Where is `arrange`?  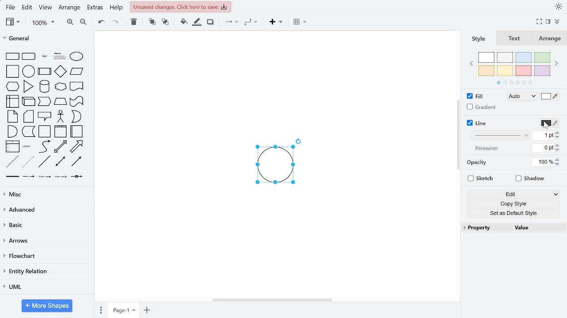
arrange is located at coordinates (550, 39).